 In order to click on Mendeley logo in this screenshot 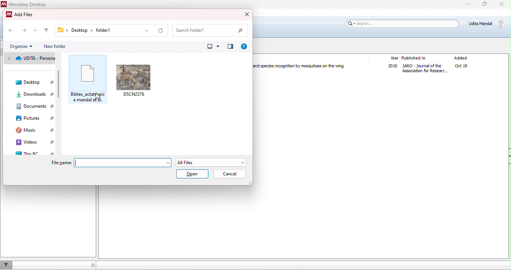, I will do `click(9, 14)`.